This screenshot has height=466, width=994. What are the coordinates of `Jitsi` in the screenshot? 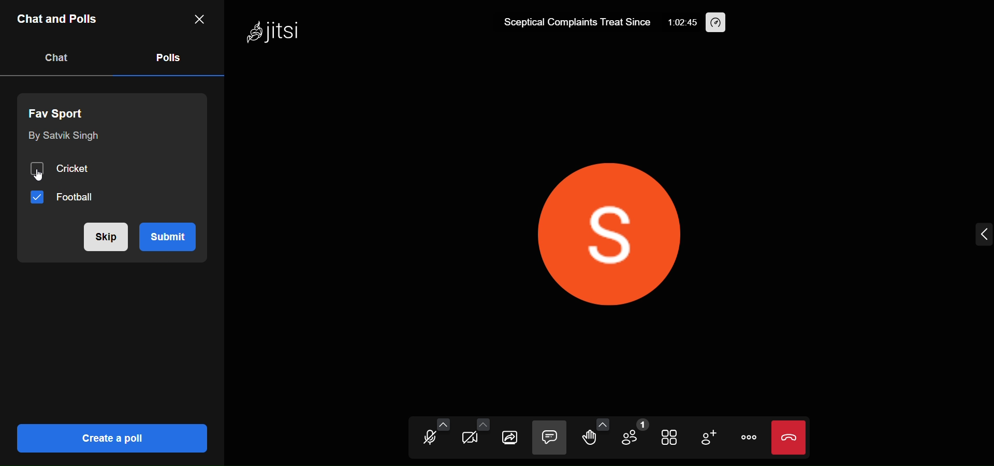 It's located at (274, 34).